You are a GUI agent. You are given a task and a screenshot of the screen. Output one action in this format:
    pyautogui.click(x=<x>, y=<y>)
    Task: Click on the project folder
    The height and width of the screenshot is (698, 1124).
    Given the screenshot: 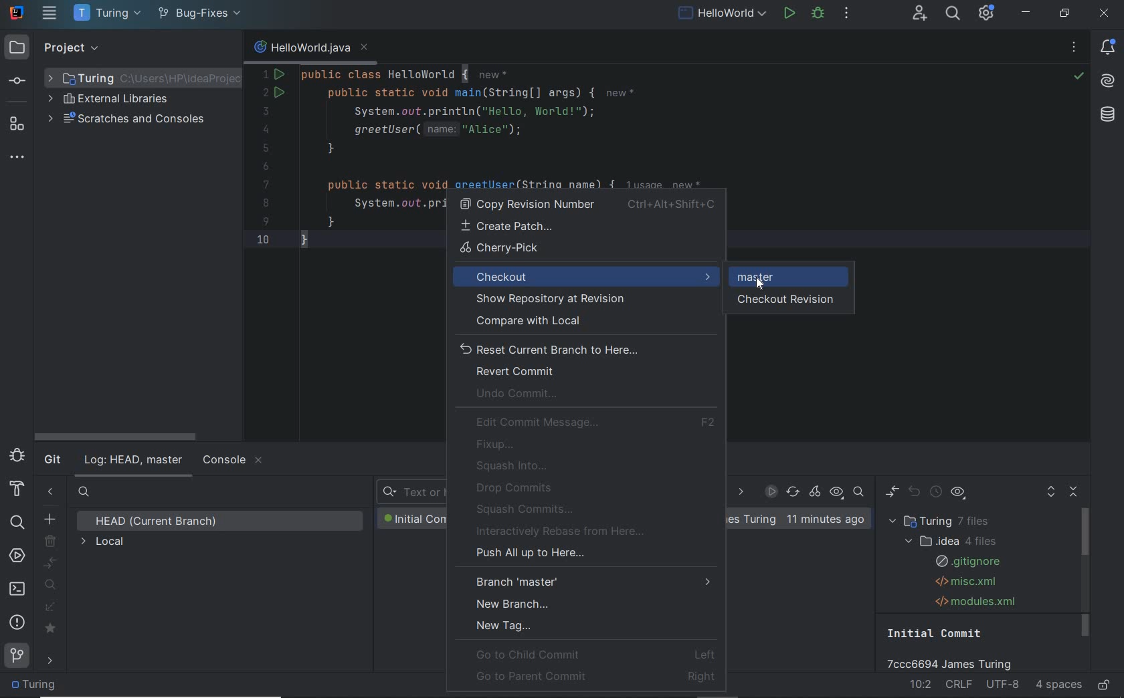 What is the action you would take?
    pyautogui.click(x=37, y=685)
    